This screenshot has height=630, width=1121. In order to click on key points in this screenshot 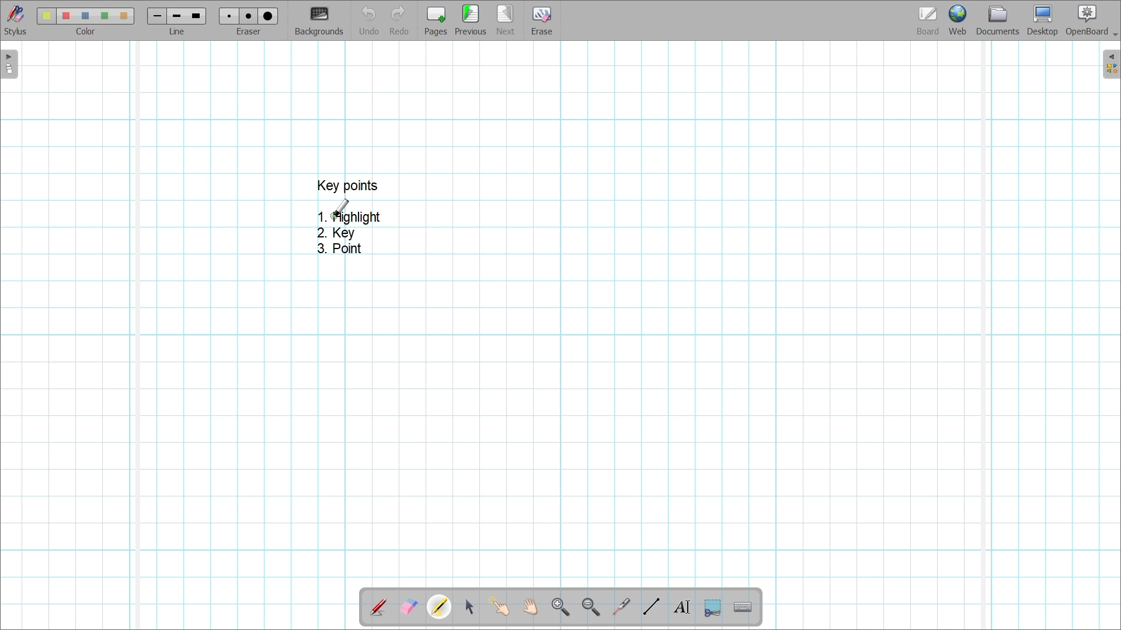, I will do `click(347, 185)`.